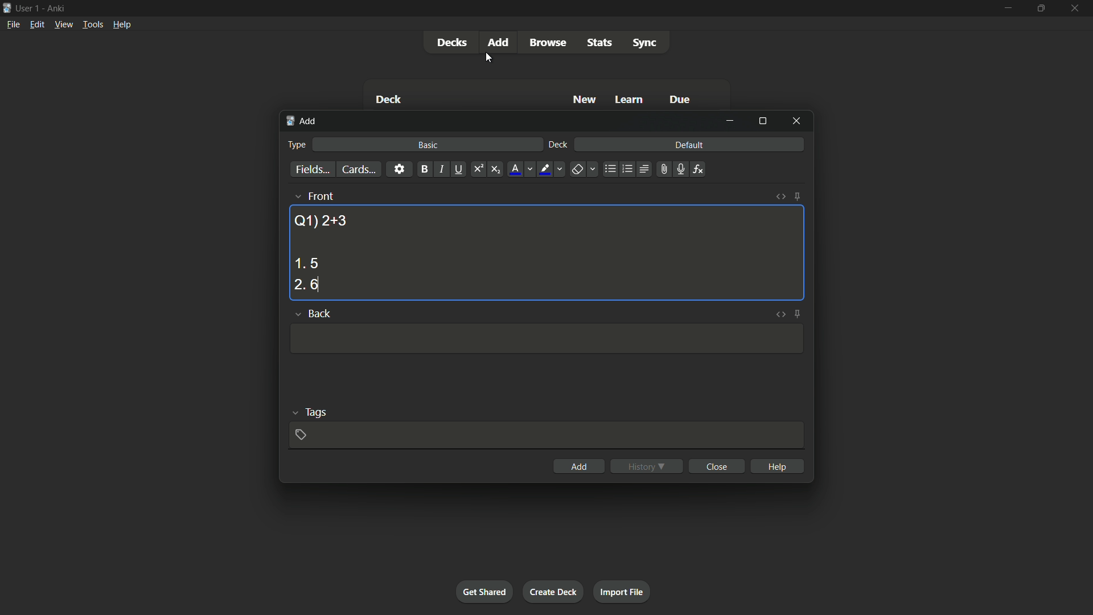 The image size is (1093, 615). I want to click on option 1, so click(306, 263).